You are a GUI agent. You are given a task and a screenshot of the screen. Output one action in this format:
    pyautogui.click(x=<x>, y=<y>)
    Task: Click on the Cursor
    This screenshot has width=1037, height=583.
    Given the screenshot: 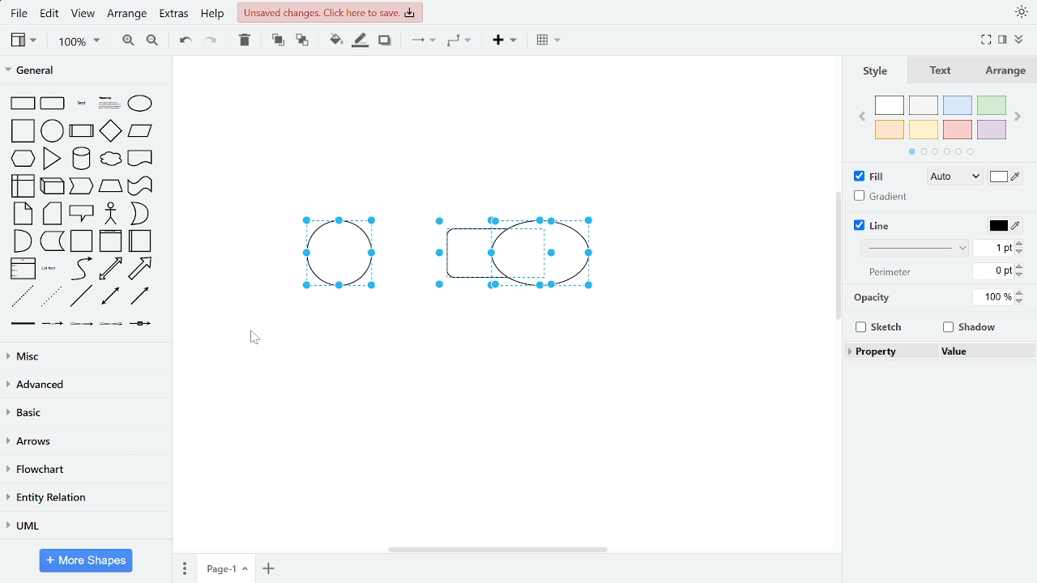 What is the action you would take?
    pyautogui.click(x=254, y=338)
    